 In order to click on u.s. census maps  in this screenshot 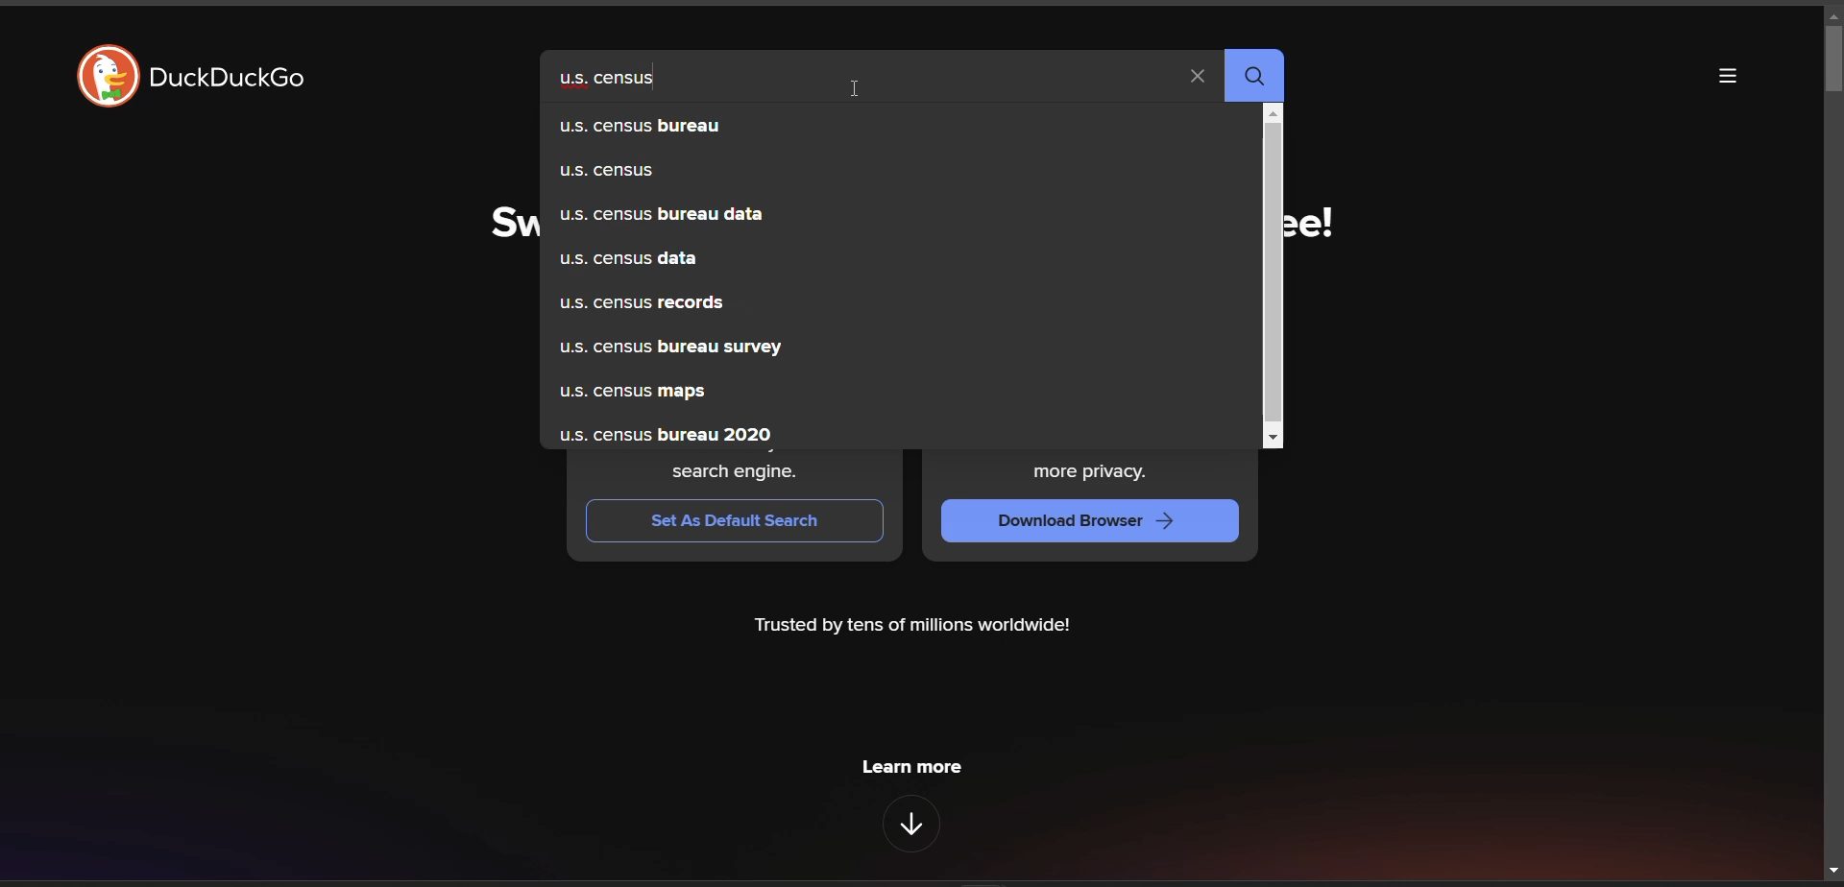, I will do `click(869, 395)`.